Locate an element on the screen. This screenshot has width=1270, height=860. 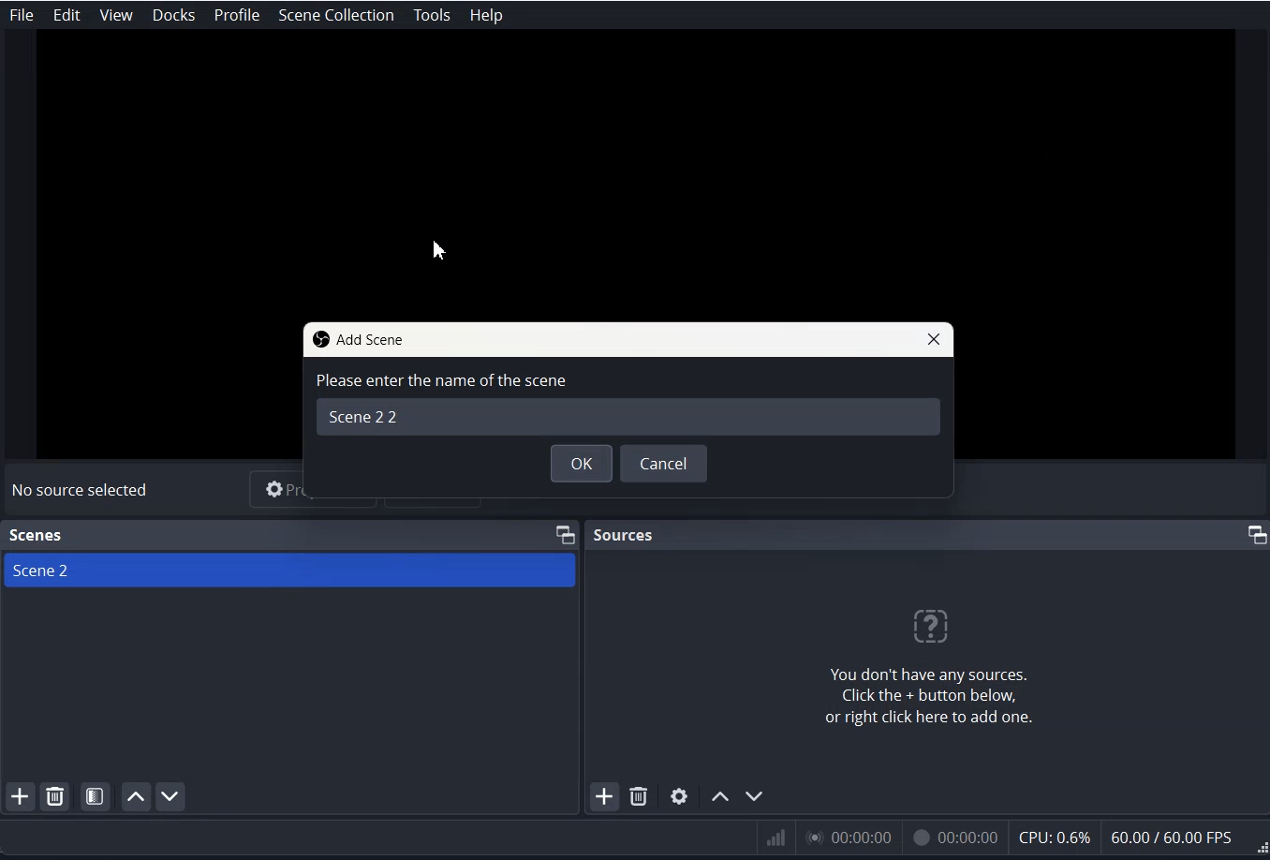
File is located at coordinates (21, 15).